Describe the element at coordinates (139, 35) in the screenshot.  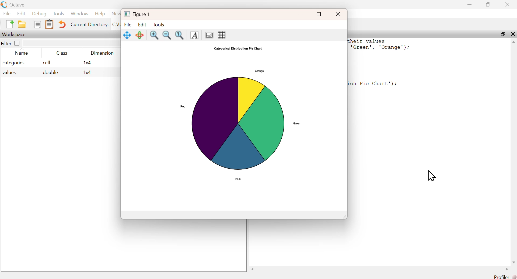
I see `Rotate` at that location.